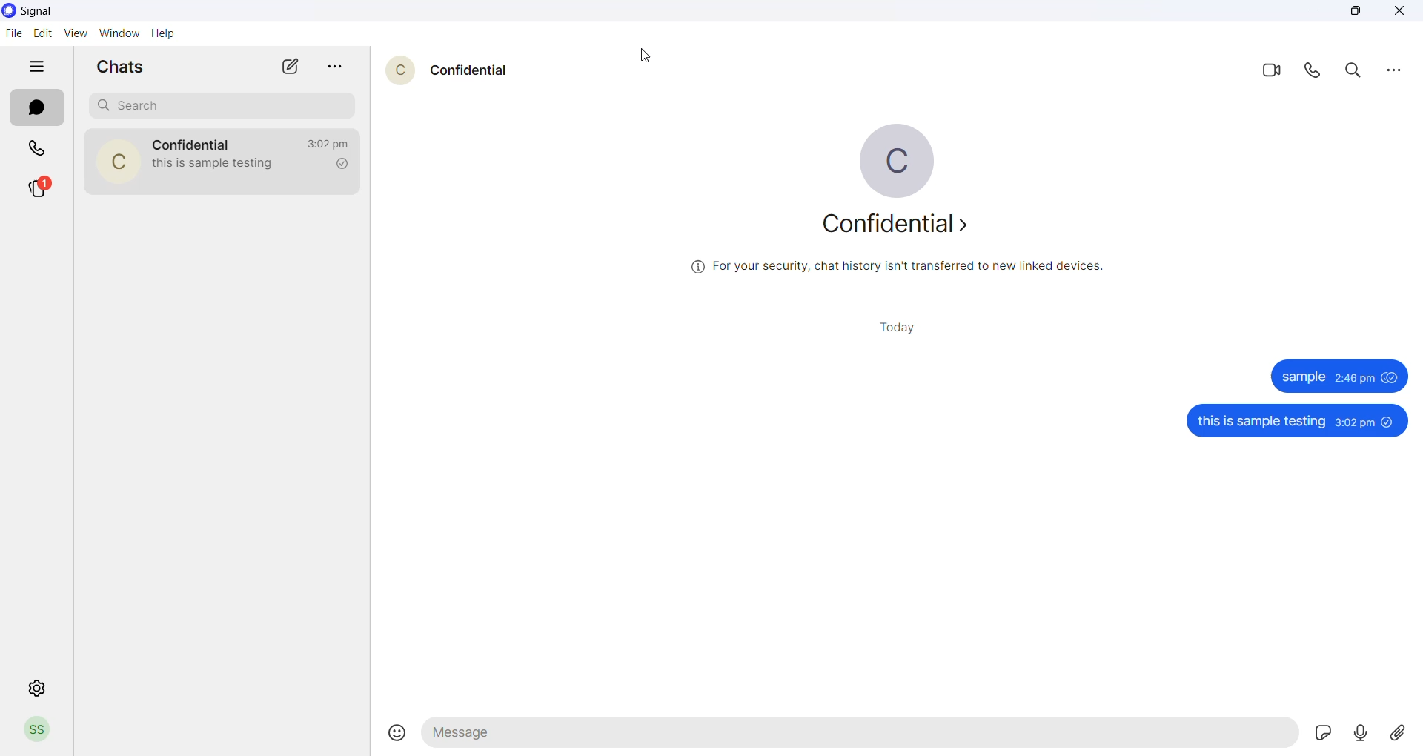 The width and height of the screenshot is (1423, 756). What do you see at coordinates (1394, 71) in the screenshot?
I see `more options` at bounding box center [1394, 71].